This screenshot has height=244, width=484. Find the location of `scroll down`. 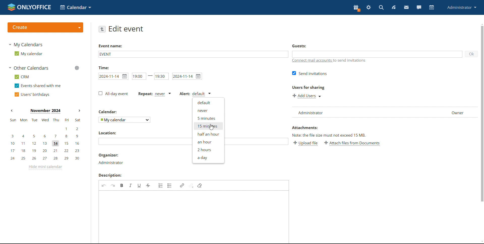

scroll down is located at coordinates (481, 241).